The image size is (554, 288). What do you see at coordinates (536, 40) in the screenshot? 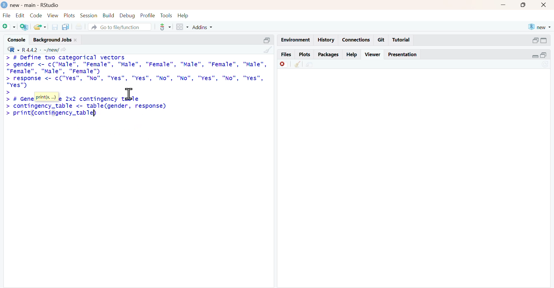
I see `open in separate window` at bounding box center [536, 40].